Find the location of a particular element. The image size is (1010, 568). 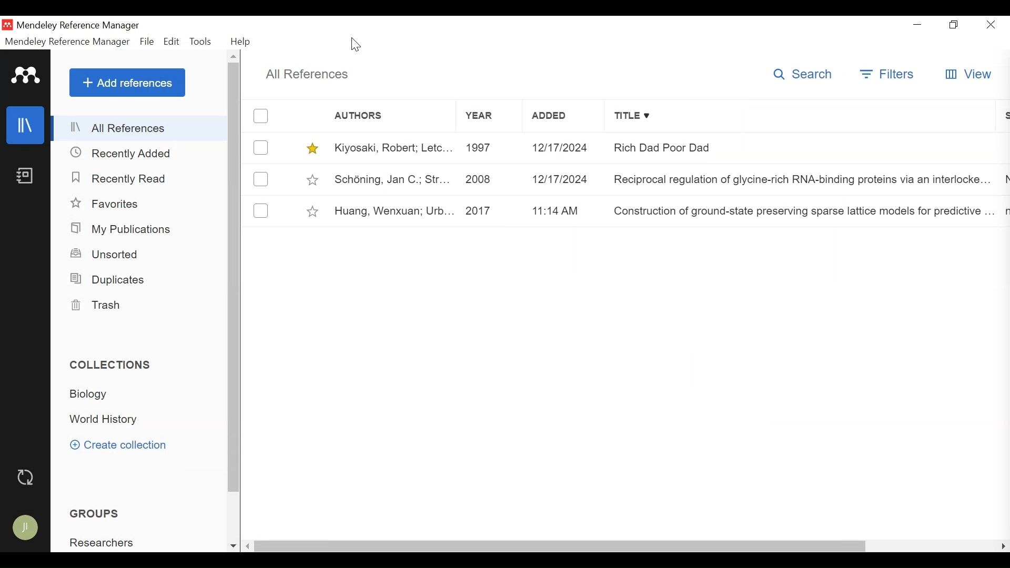

Collection is located at coordinates (111, 365).